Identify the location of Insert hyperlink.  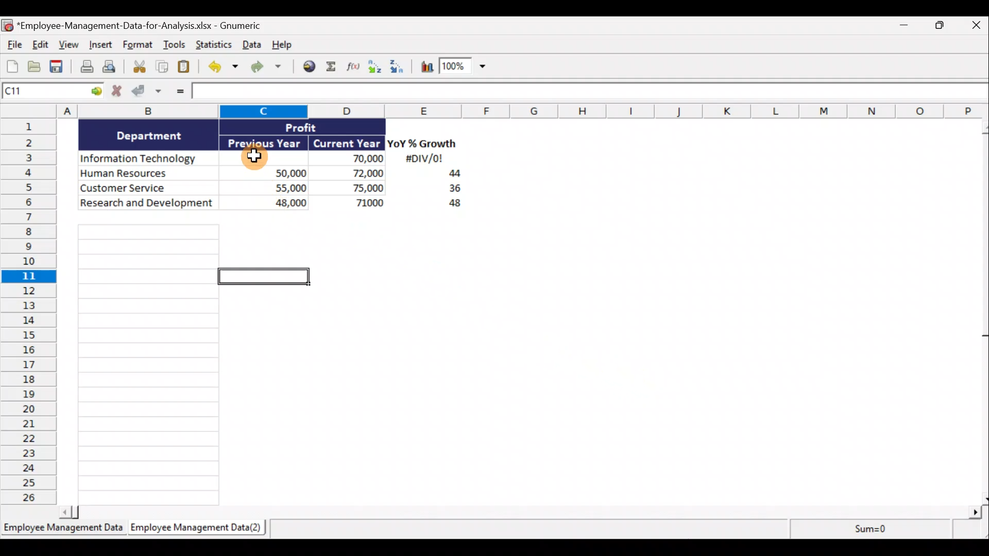
(310, 66).